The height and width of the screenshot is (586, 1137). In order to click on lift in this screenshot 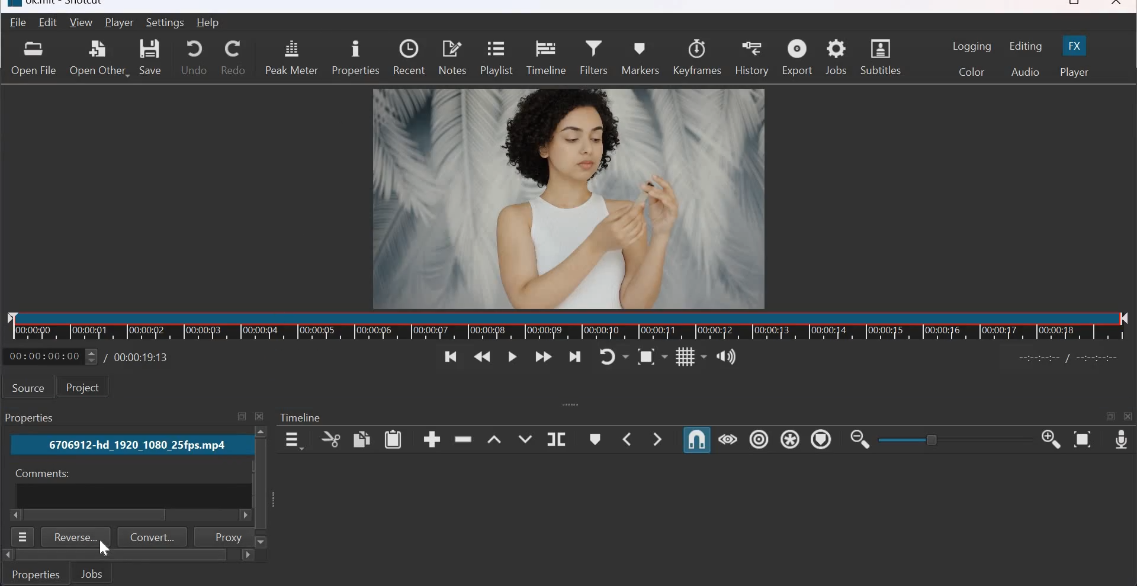, I will do `click(494, 437)`.